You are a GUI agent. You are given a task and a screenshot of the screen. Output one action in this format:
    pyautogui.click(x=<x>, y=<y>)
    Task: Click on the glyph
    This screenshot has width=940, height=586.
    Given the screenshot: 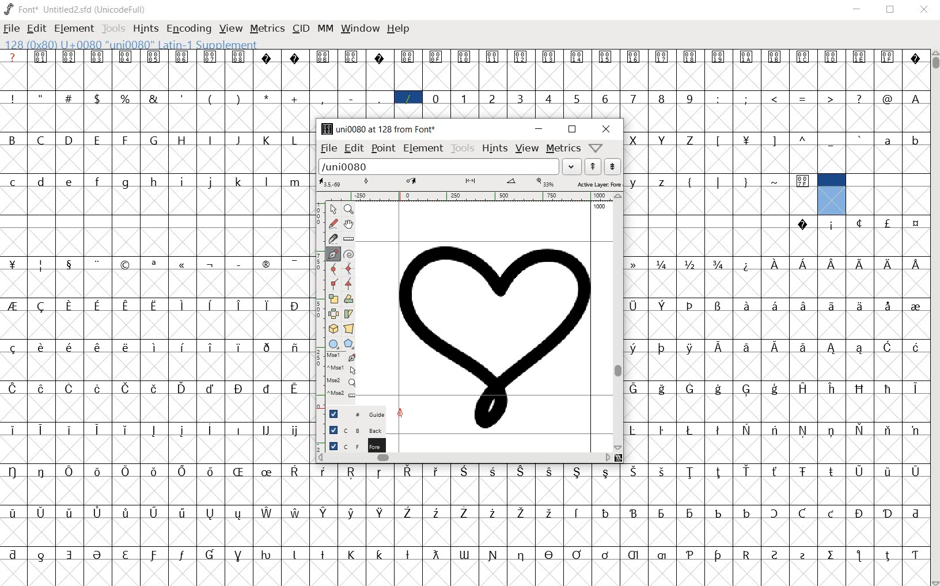 What is the action you would take?
    pyautogui.click(x=211, y=389)
    